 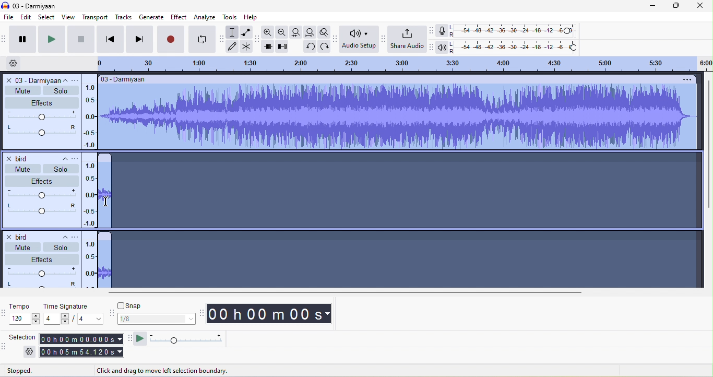 I want to click on record meter, so click(x=442, y=32).